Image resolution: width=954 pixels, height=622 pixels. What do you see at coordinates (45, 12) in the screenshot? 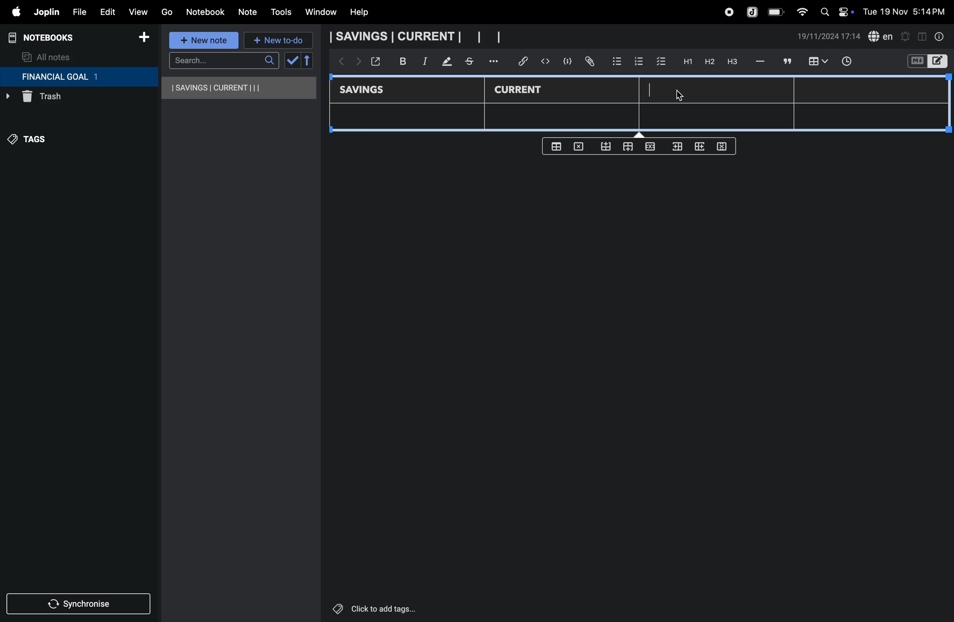
I see `joplin menu` at bounding box center [45, 12].